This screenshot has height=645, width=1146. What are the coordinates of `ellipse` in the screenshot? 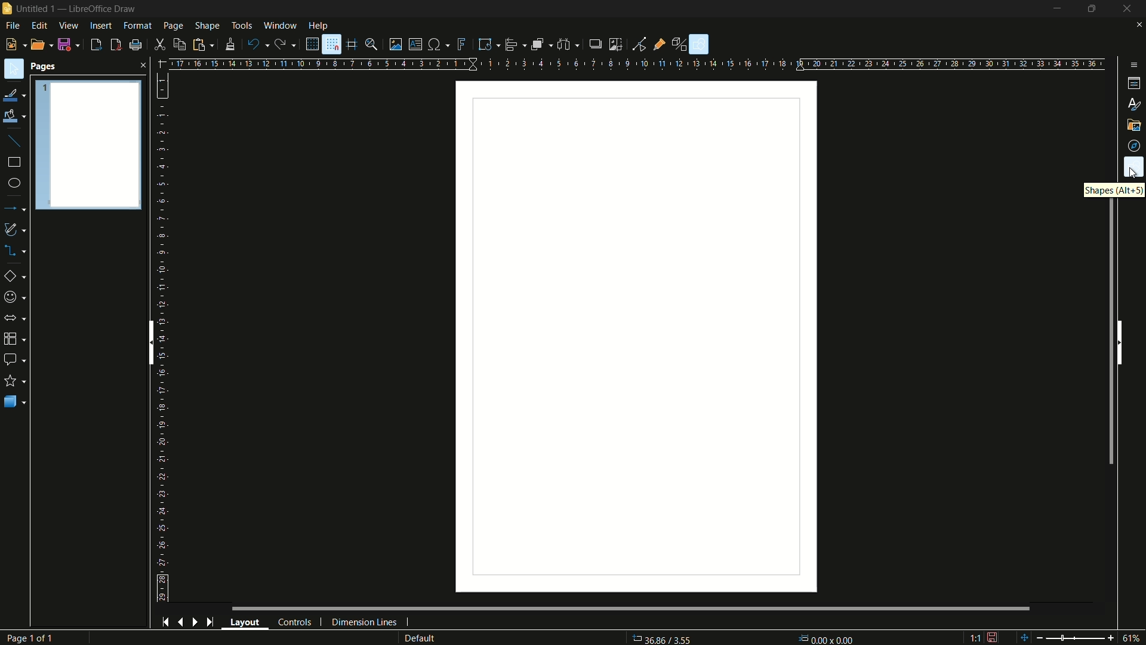 It's located at (14, 183).